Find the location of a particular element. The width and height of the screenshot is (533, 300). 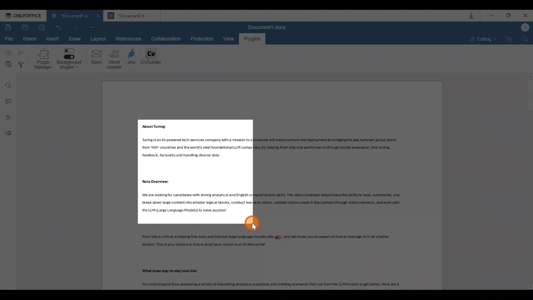

Undo is located at coordinates (75, 26).